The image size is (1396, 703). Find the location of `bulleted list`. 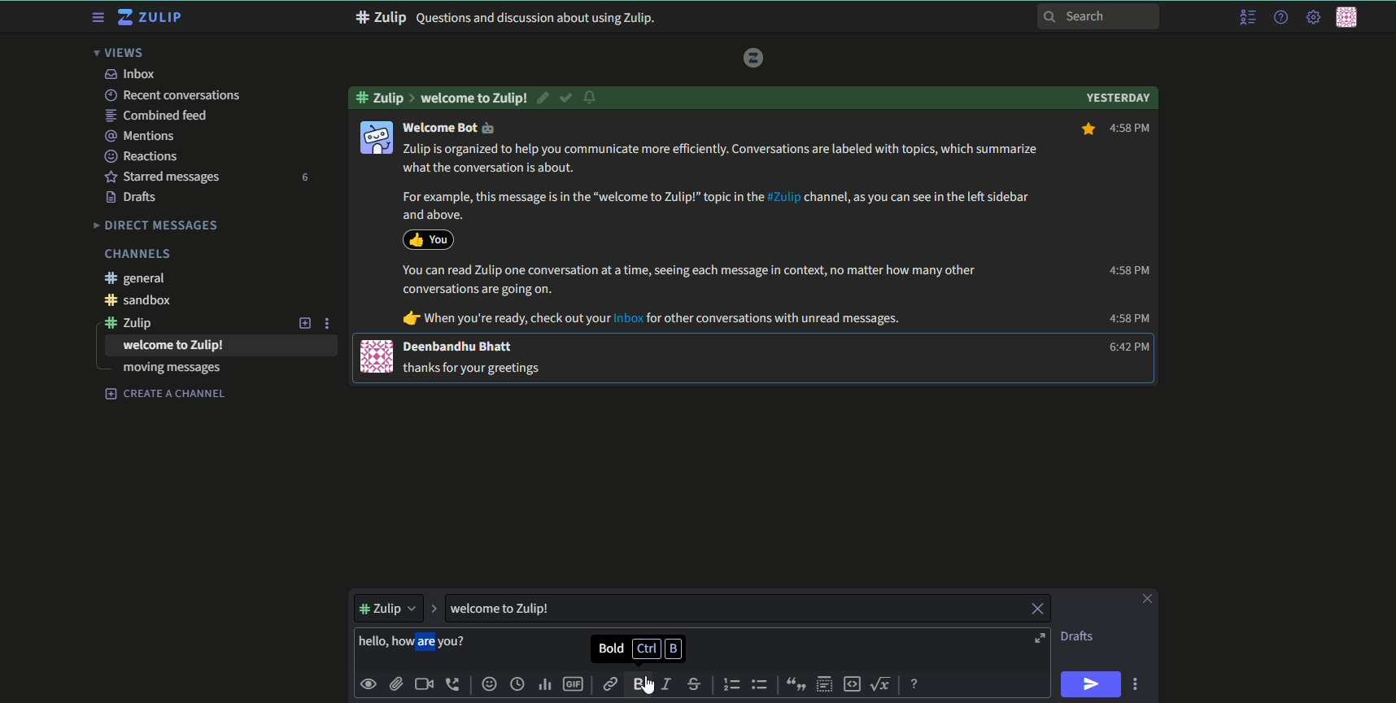

bulleted list is located at coordinates (760, 684).